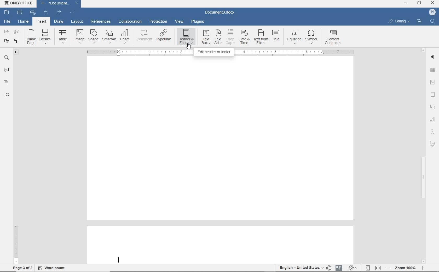 This screenshot has width=439, height=272. I want to click on INSERT, so click(42, 22).